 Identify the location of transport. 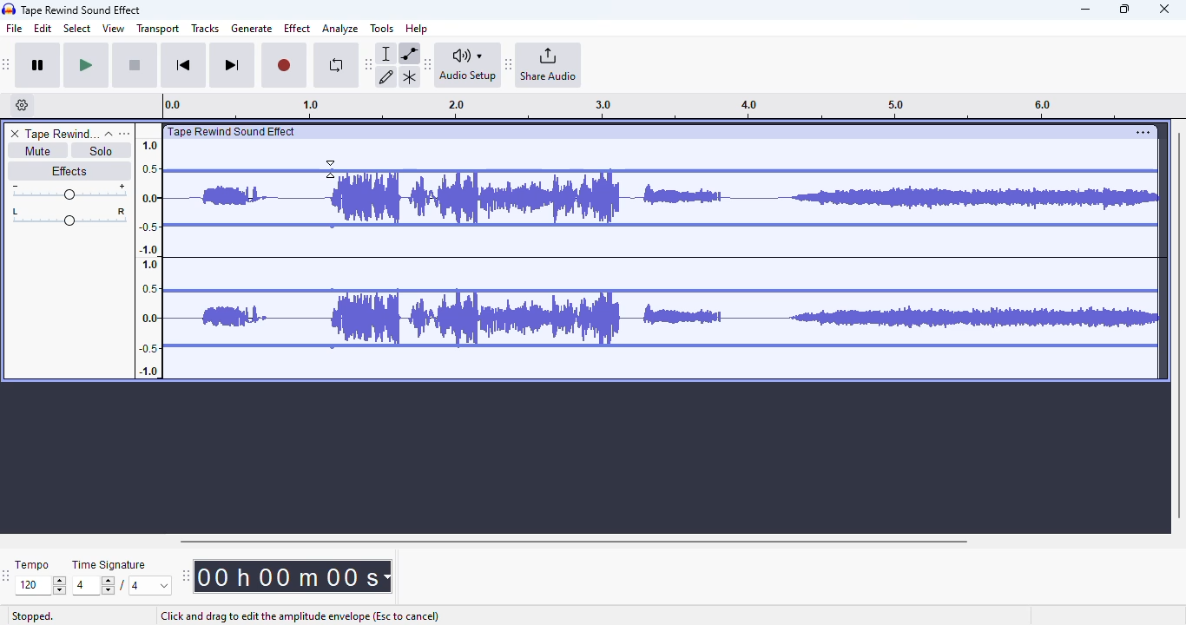
(159, 29).